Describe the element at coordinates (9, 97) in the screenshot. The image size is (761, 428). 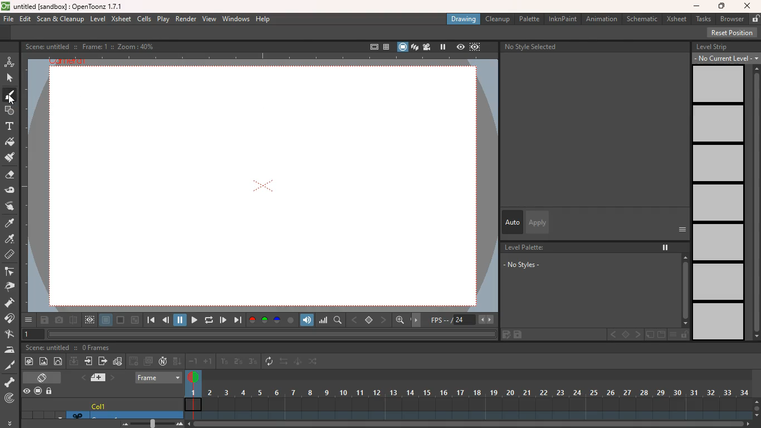
I see `brush` at that location.